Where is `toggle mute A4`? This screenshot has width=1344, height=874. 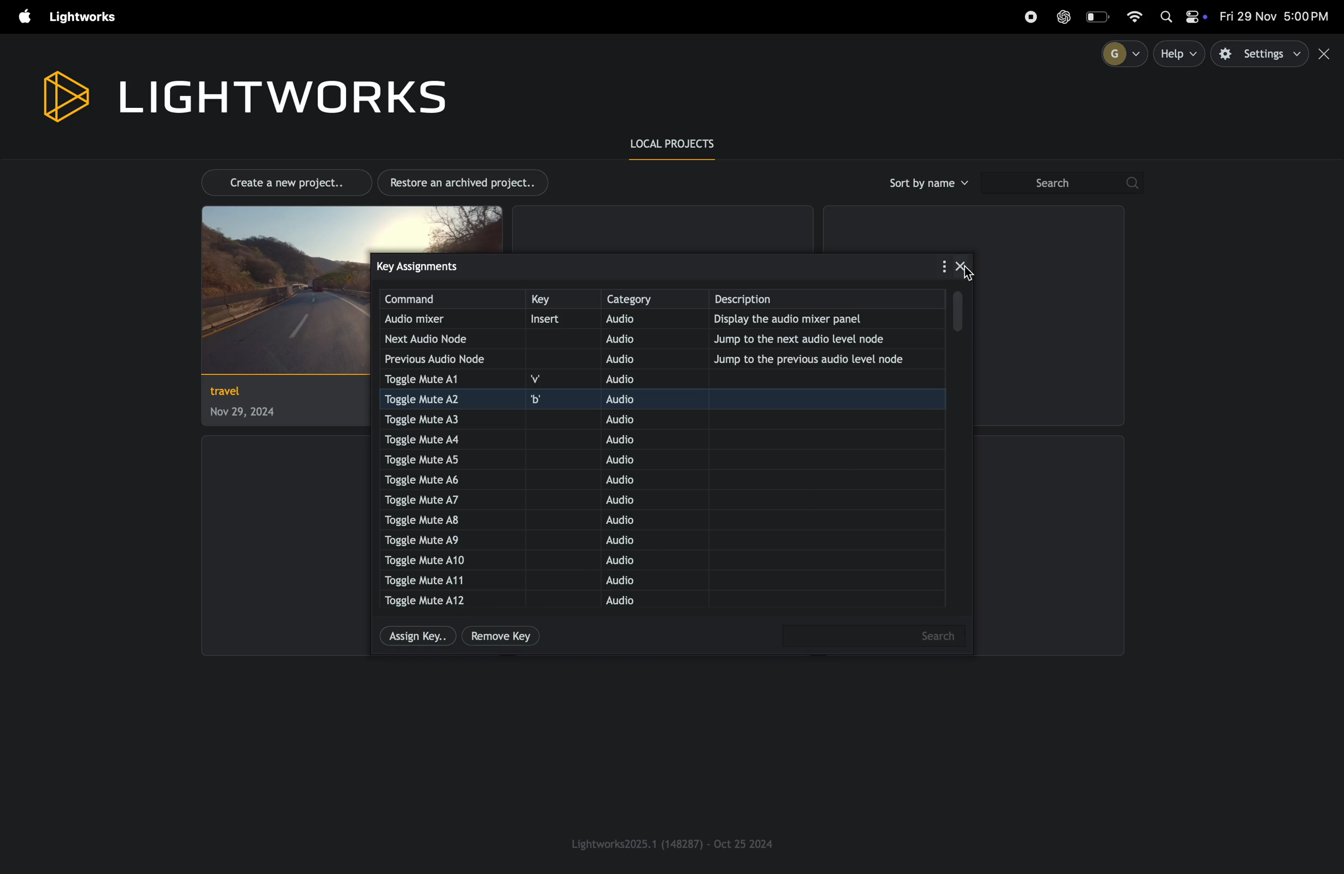 toggle mute A4 is located at coordinates (449, 438).